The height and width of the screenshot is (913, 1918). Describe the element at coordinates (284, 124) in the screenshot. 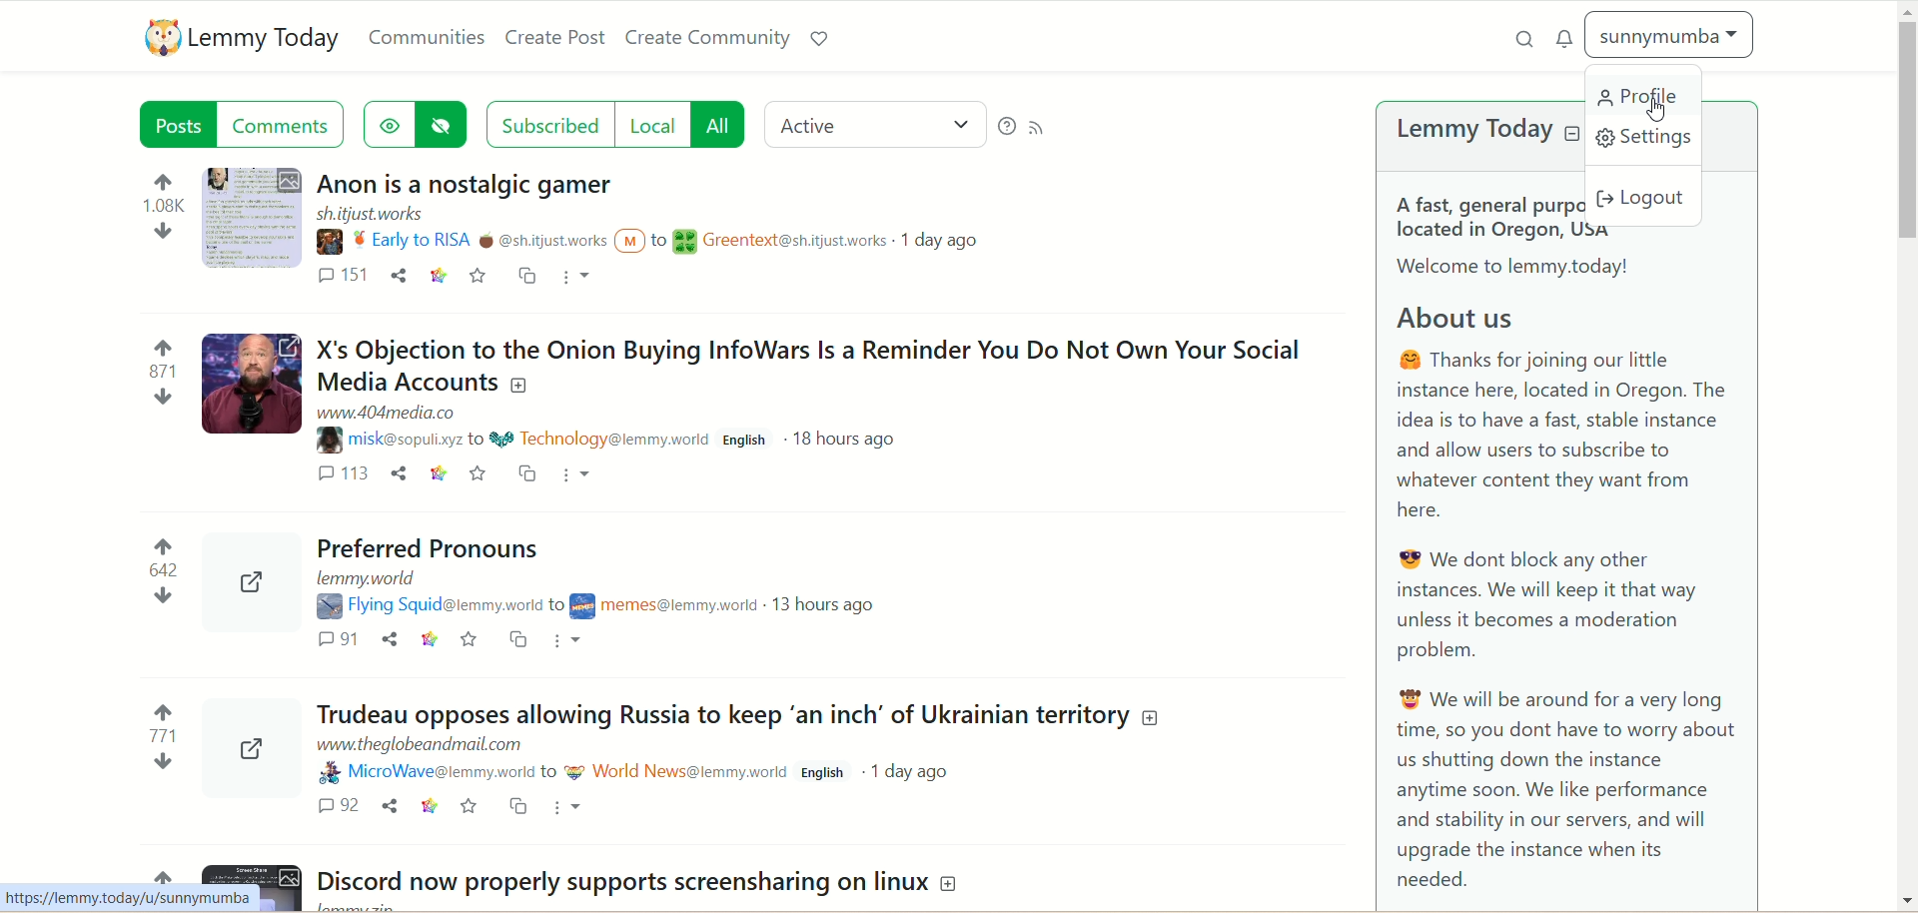

I see `comments` at that location.